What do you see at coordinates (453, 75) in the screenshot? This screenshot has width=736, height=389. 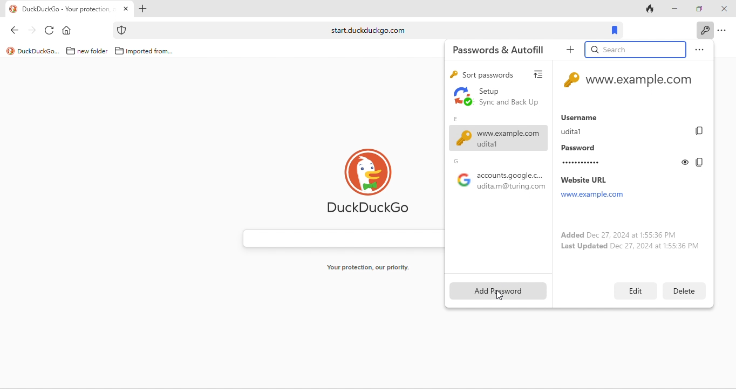 I see `key` at bounding box center [453, 75].